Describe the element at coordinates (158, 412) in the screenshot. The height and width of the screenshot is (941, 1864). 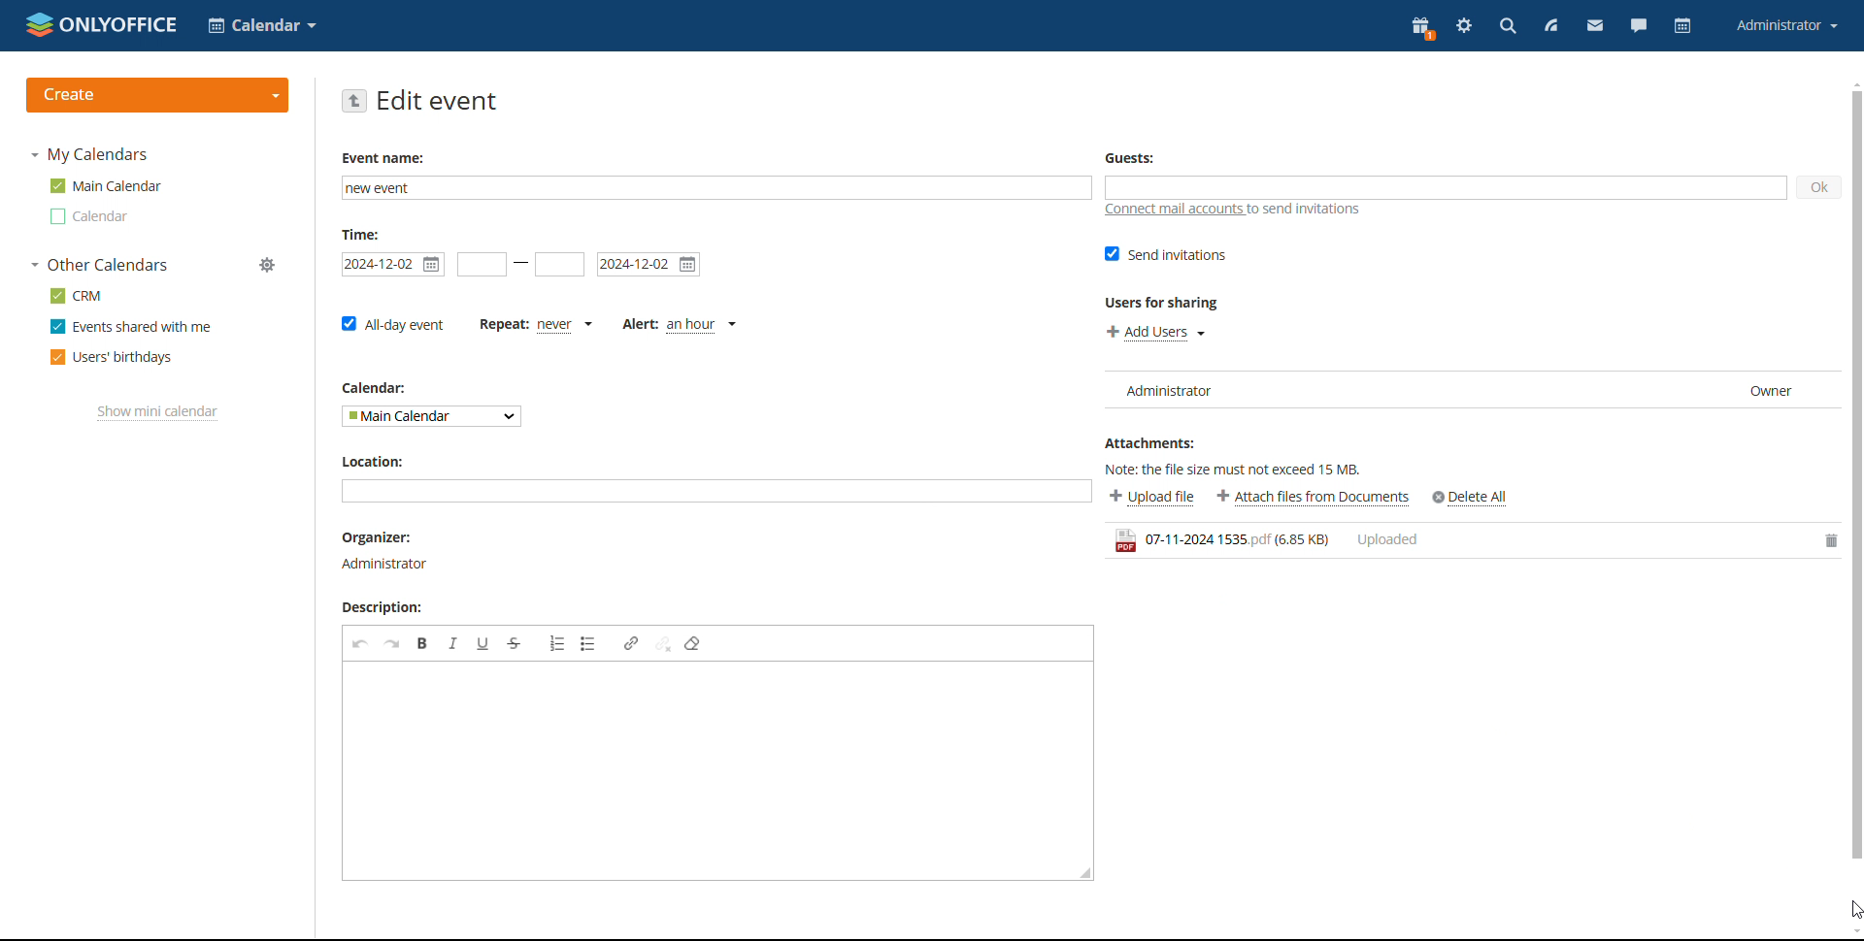
I see `show mini calendar` at that location.